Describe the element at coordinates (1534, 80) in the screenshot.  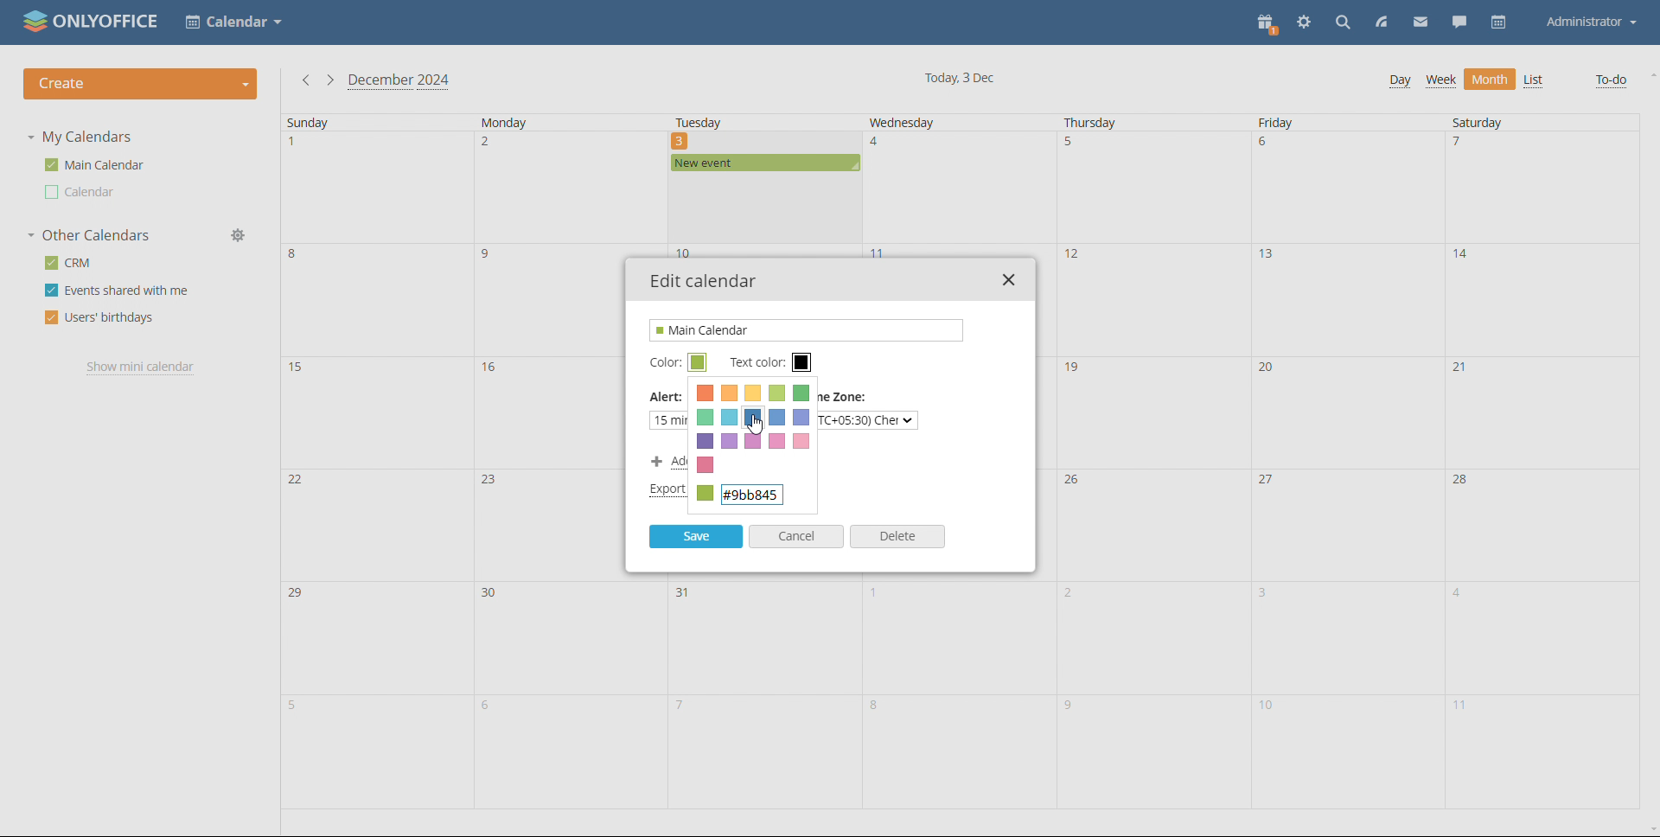
I see `list view` at that location.